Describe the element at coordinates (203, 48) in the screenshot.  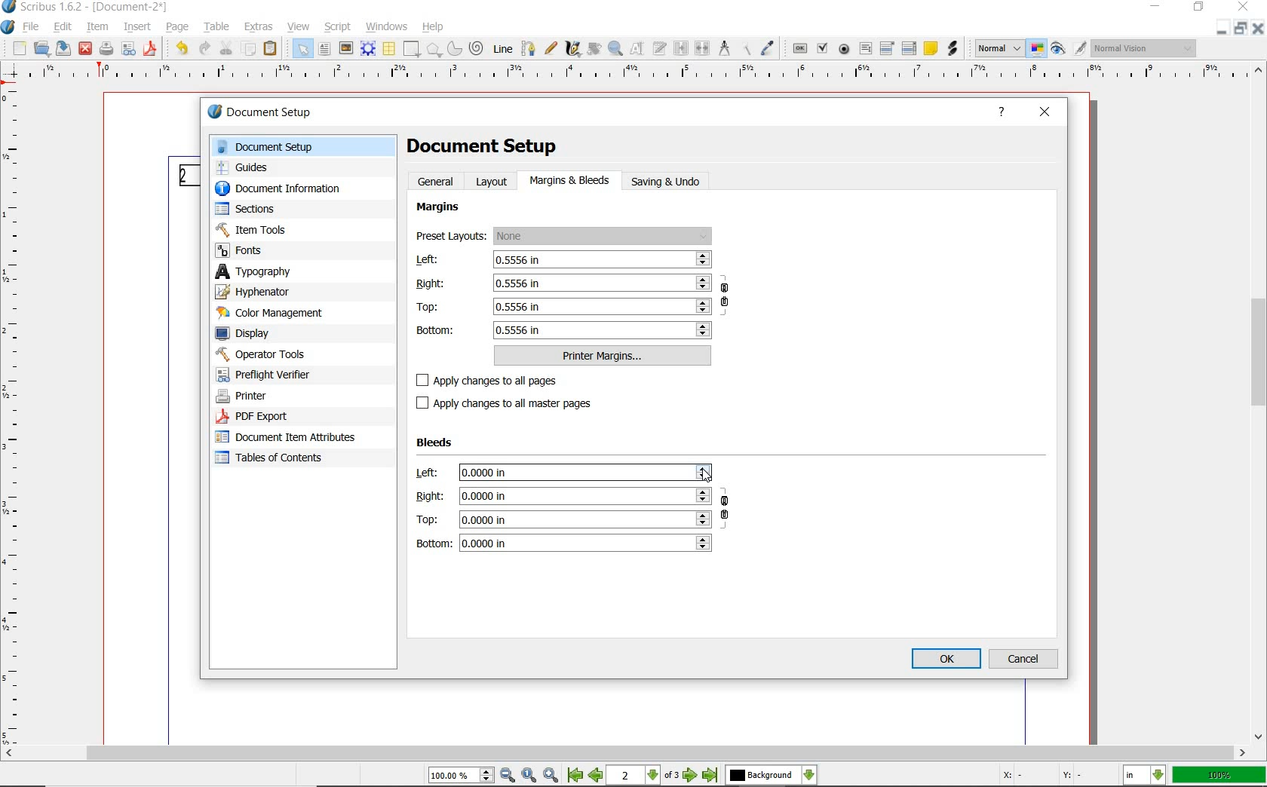
I see `redo` at that location.